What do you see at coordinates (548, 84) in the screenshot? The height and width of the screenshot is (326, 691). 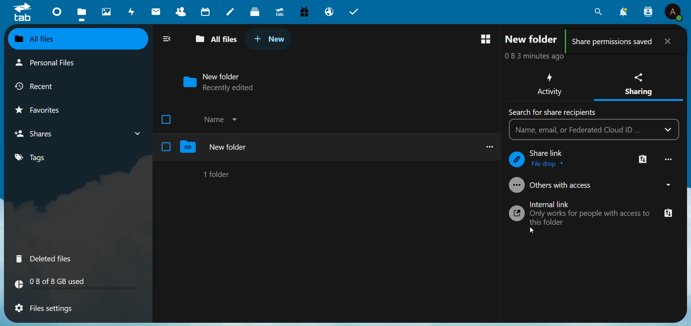 I see `Activity` at bounding box center [548, 84].